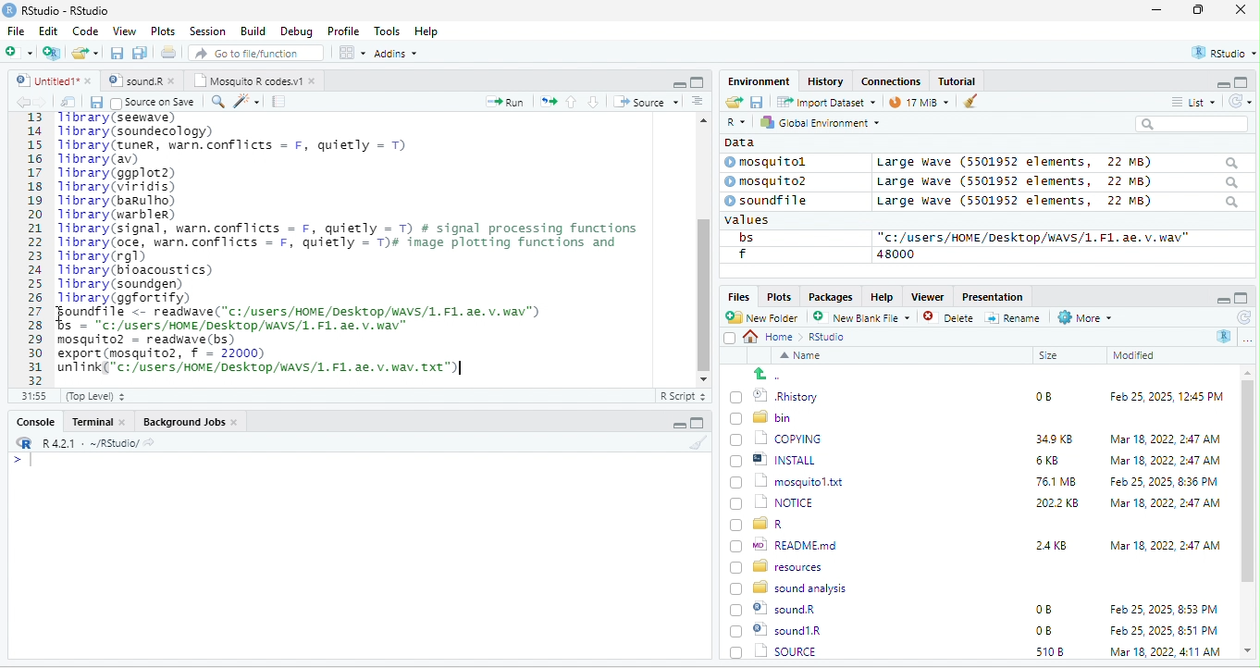  Describe the element at coordinates (991, 296) in the screenshot. I see `Presentation` at that location.